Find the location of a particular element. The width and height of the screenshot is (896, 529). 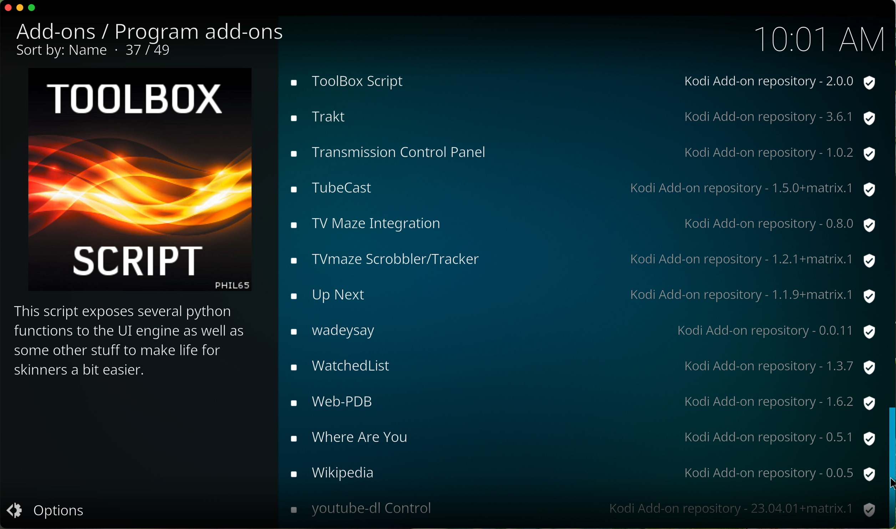

where are you is located at coordinates (584, 436).